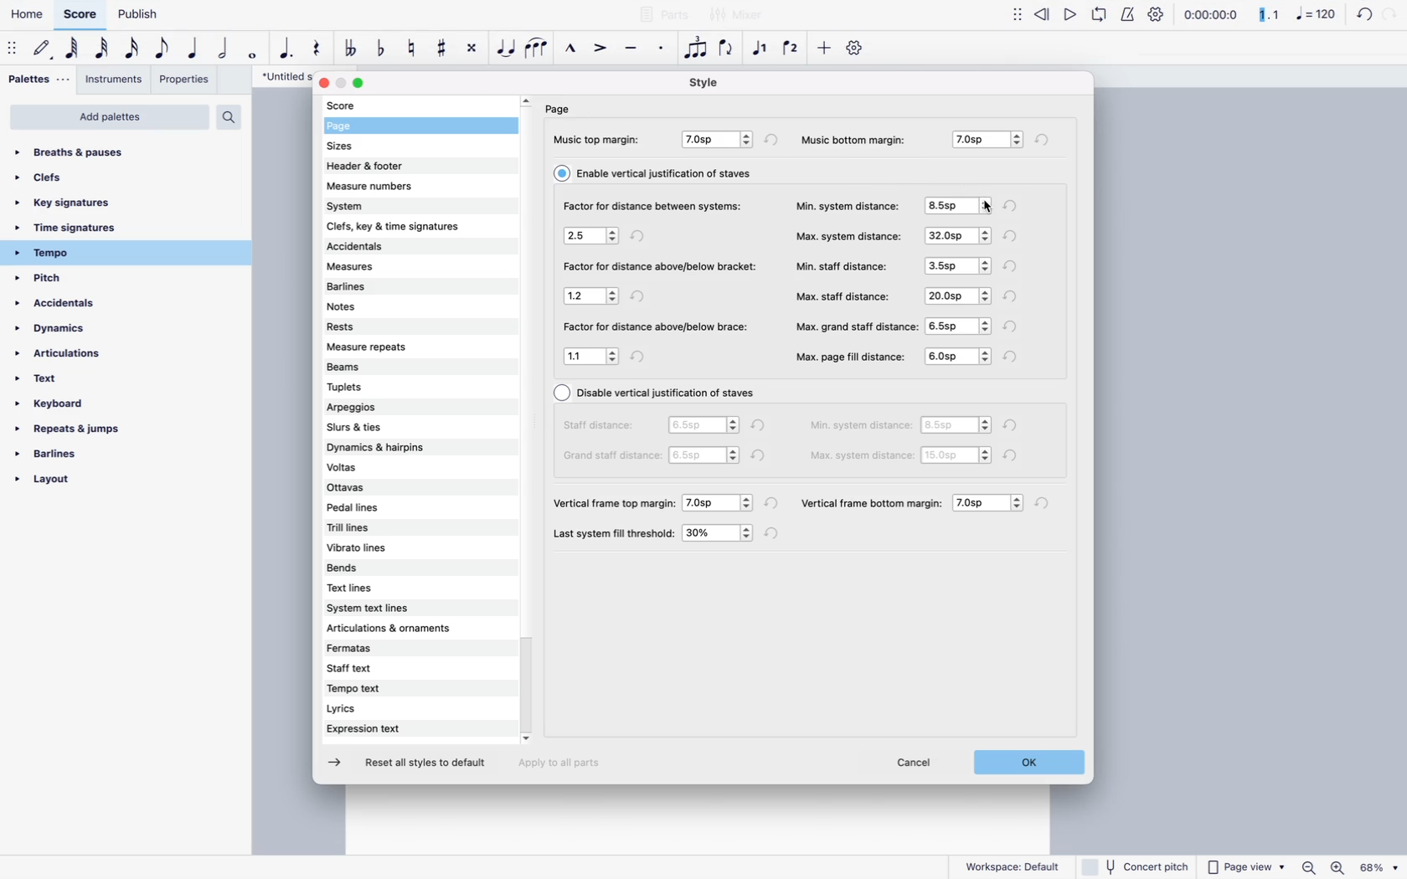 The image size is (1407, 879). Describe the element at coordinates (703, 424) in the screenshot. I see `options` at that location.